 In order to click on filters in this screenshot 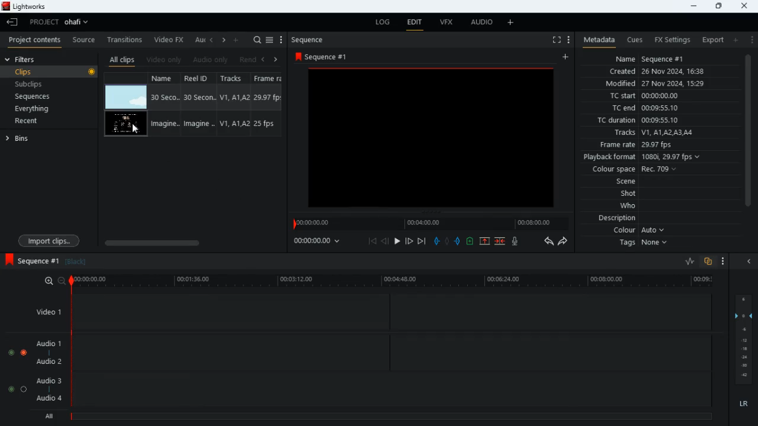, I will do `click(23, 59)`.